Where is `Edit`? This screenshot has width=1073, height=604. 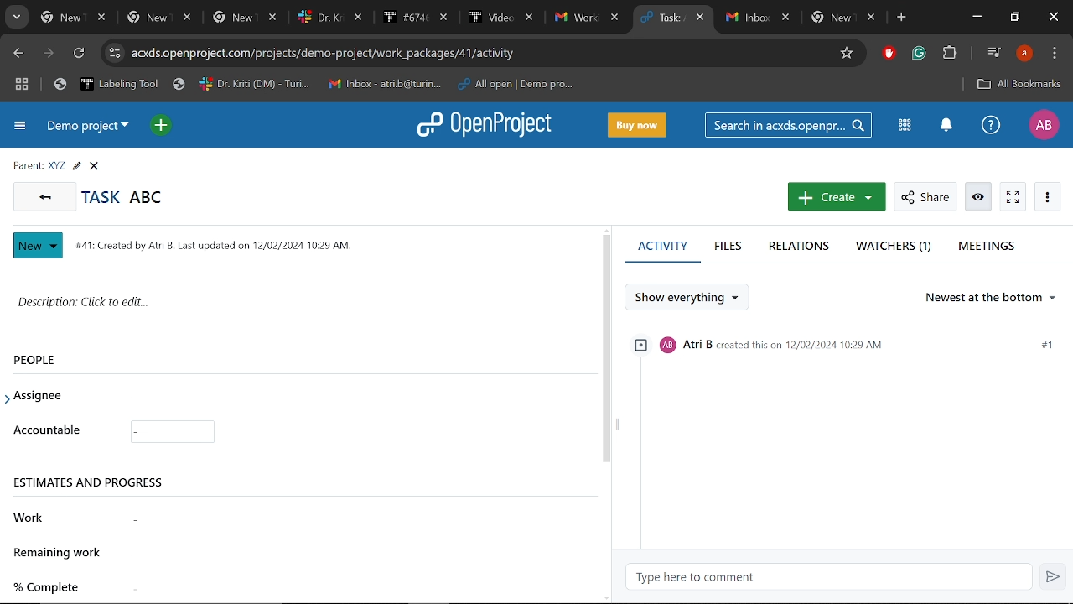 Edit is located at coordinates (76, 167).